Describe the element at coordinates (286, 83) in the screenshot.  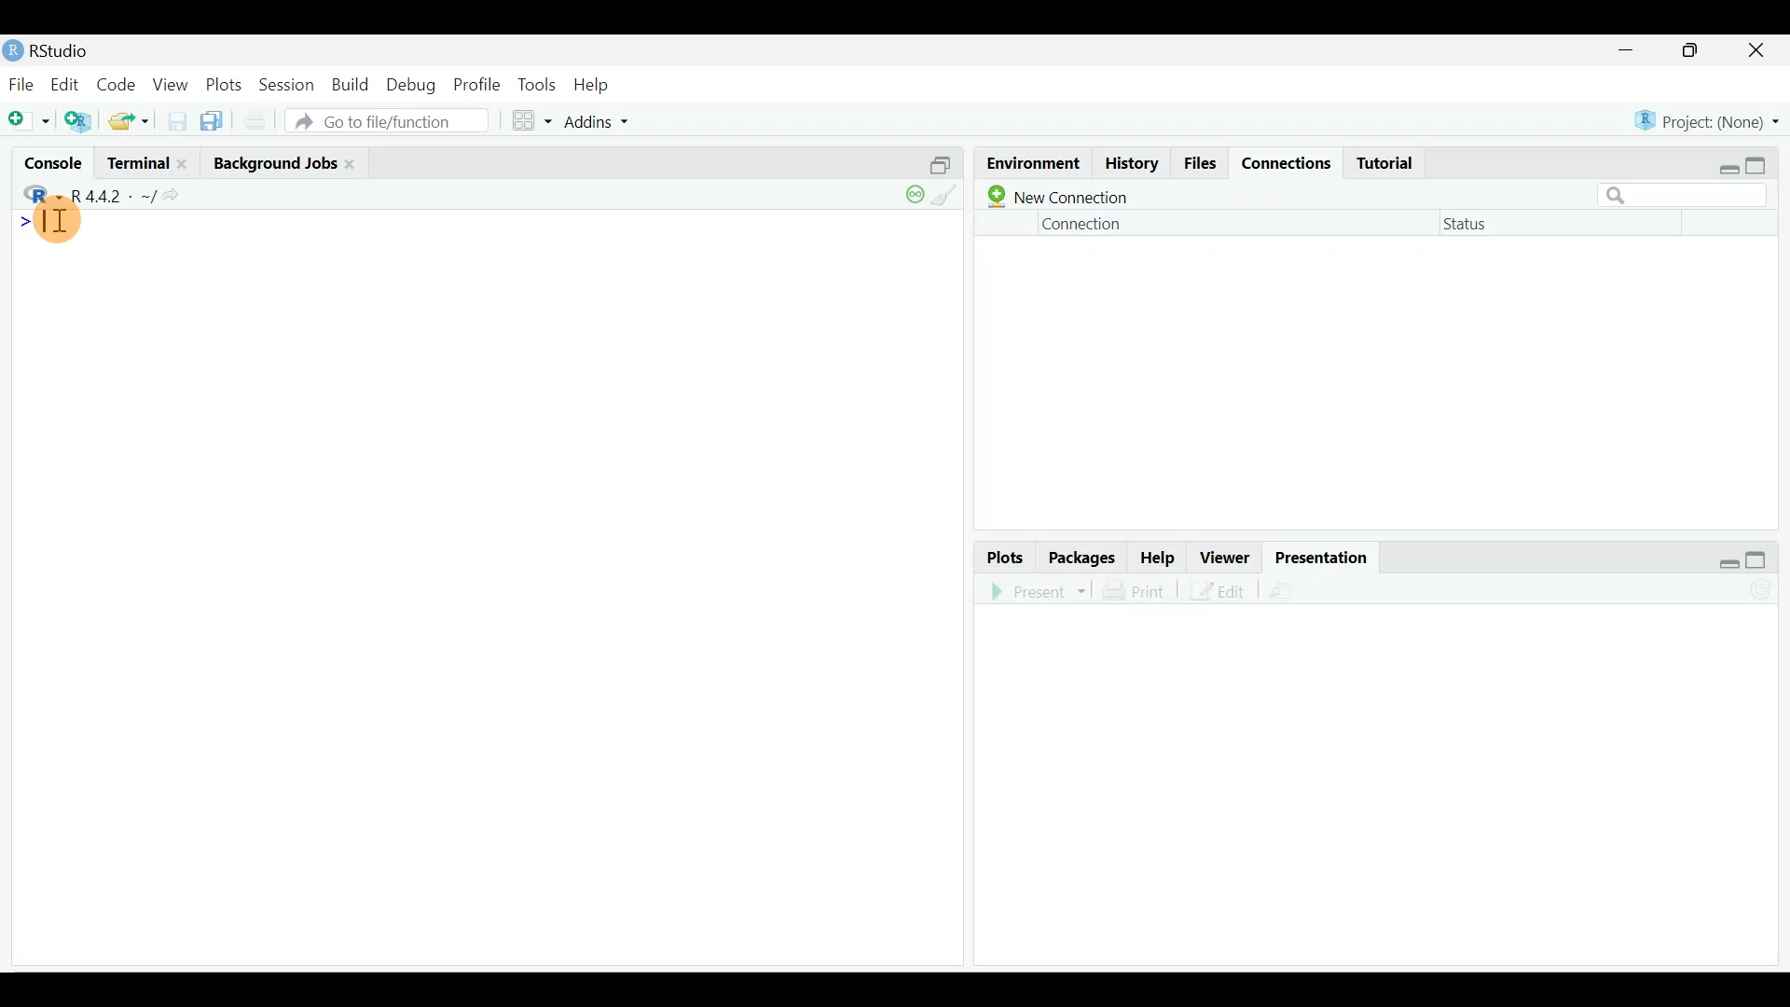
I see `Session` at that location.